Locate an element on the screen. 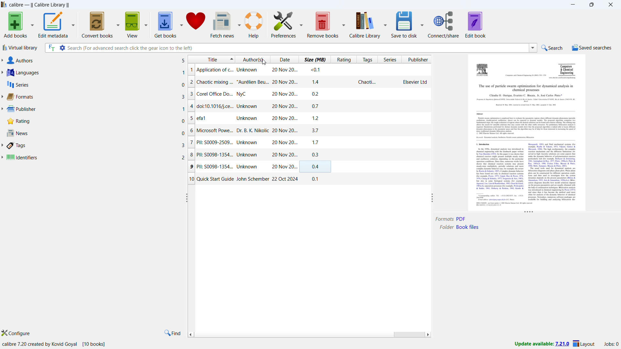 The height and width of the screenshot is (349, 621). resize is located at coordinates (528, 213).